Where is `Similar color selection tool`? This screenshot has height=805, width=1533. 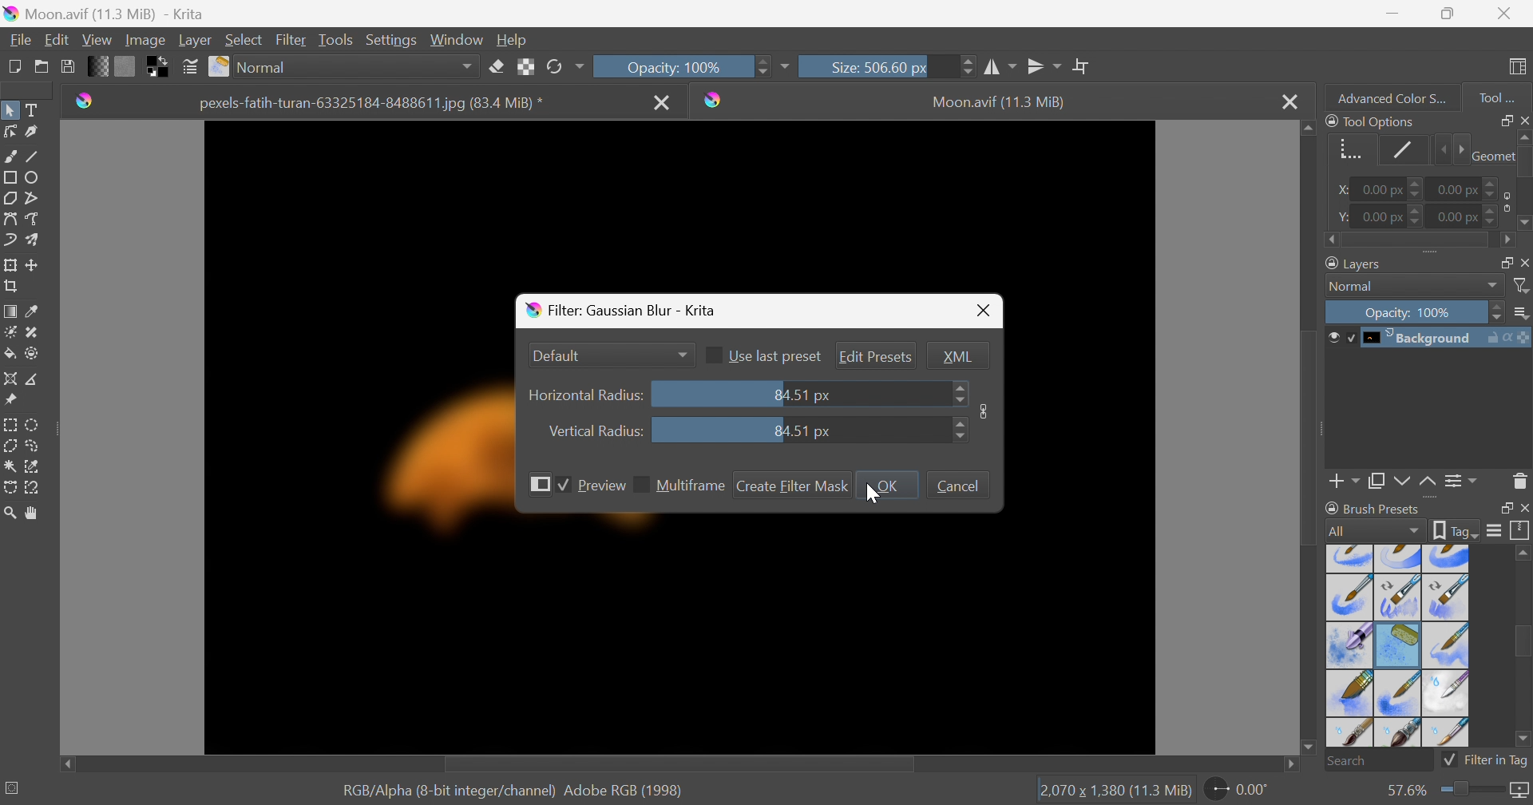
Similar color selection tool is located at coordinates (33, 467).